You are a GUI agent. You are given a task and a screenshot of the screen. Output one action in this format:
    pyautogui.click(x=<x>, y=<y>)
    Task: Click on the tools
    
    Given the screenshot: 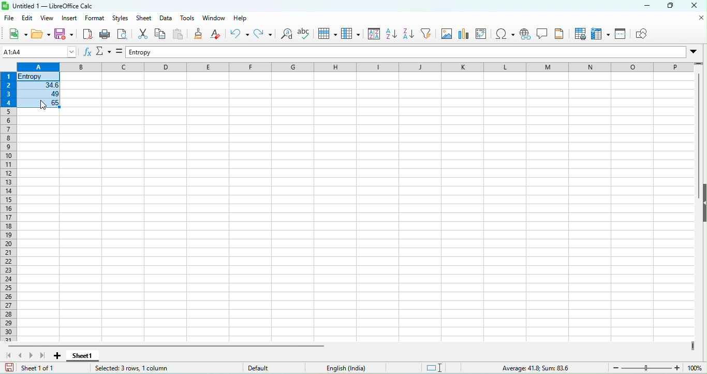 What is the action you would take?
    pyautogui.click(x=190, y=18)
    